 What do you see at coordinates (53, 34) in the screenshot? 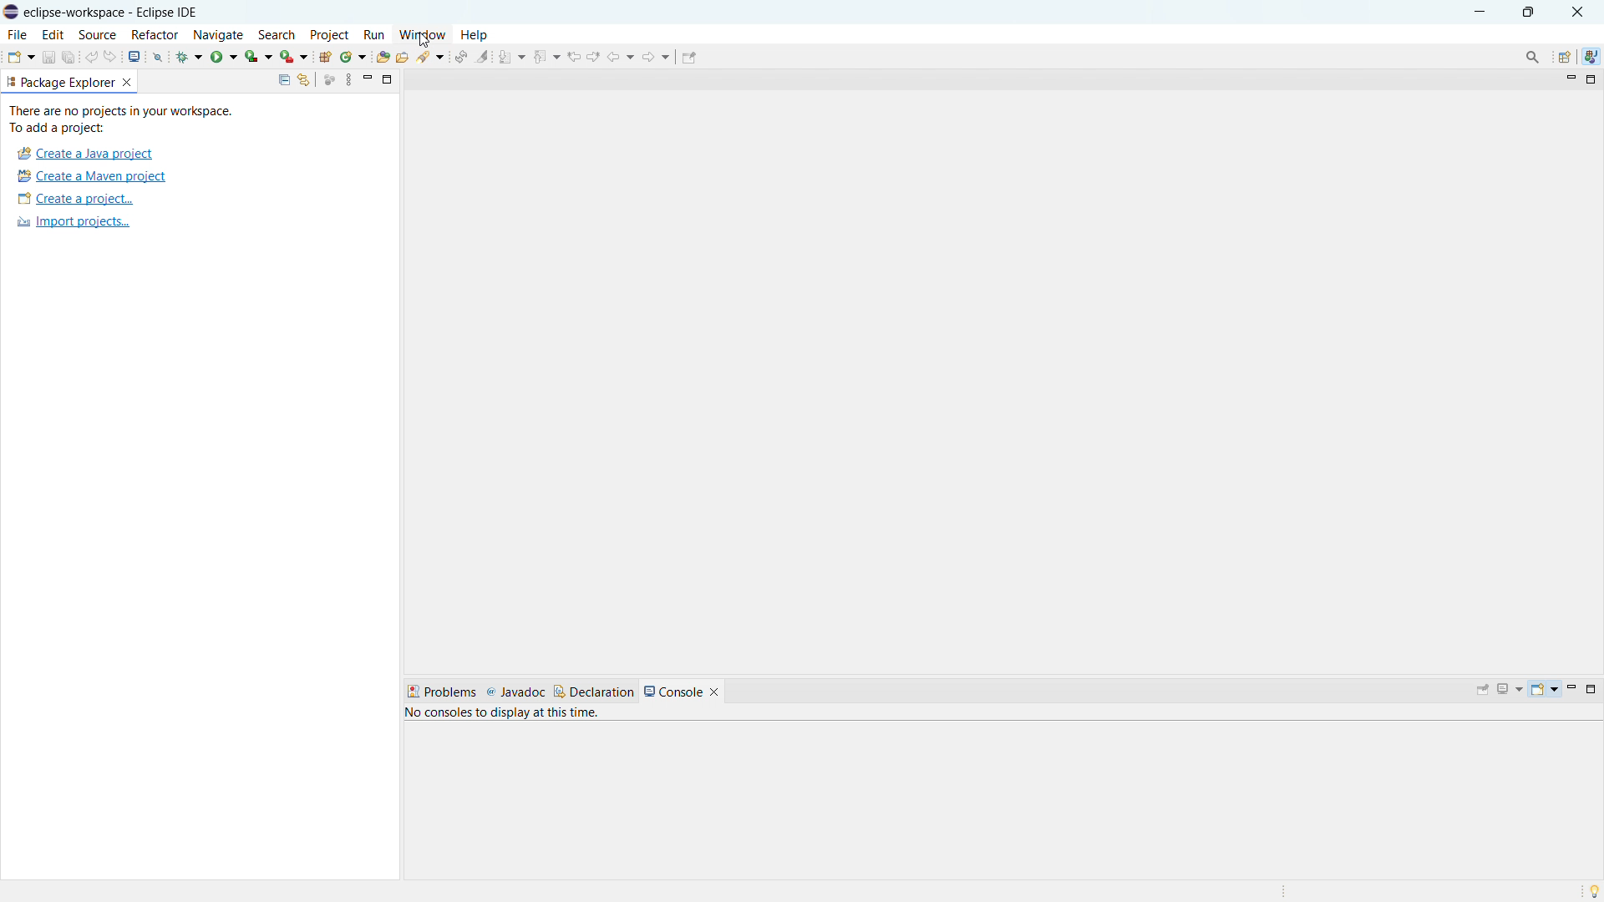
I see `edit` at bounding box center [53, 34].